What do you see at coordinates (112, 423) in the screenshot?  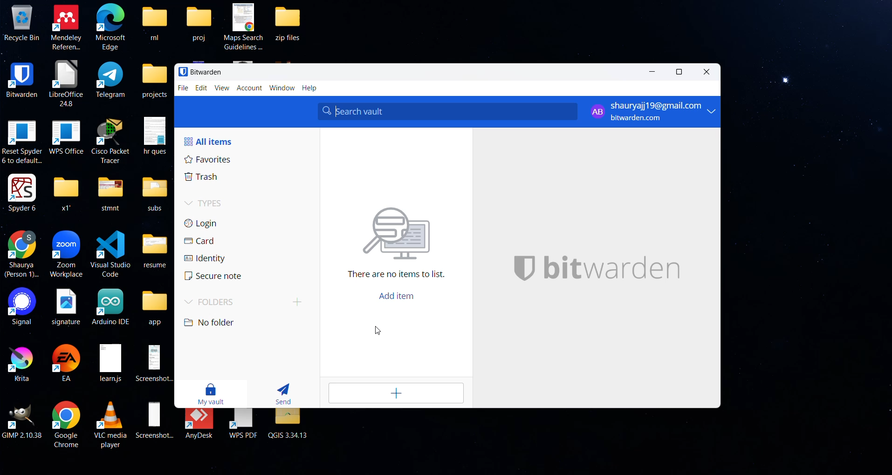 I see `VLC media player` at bounding box center [112, 423].